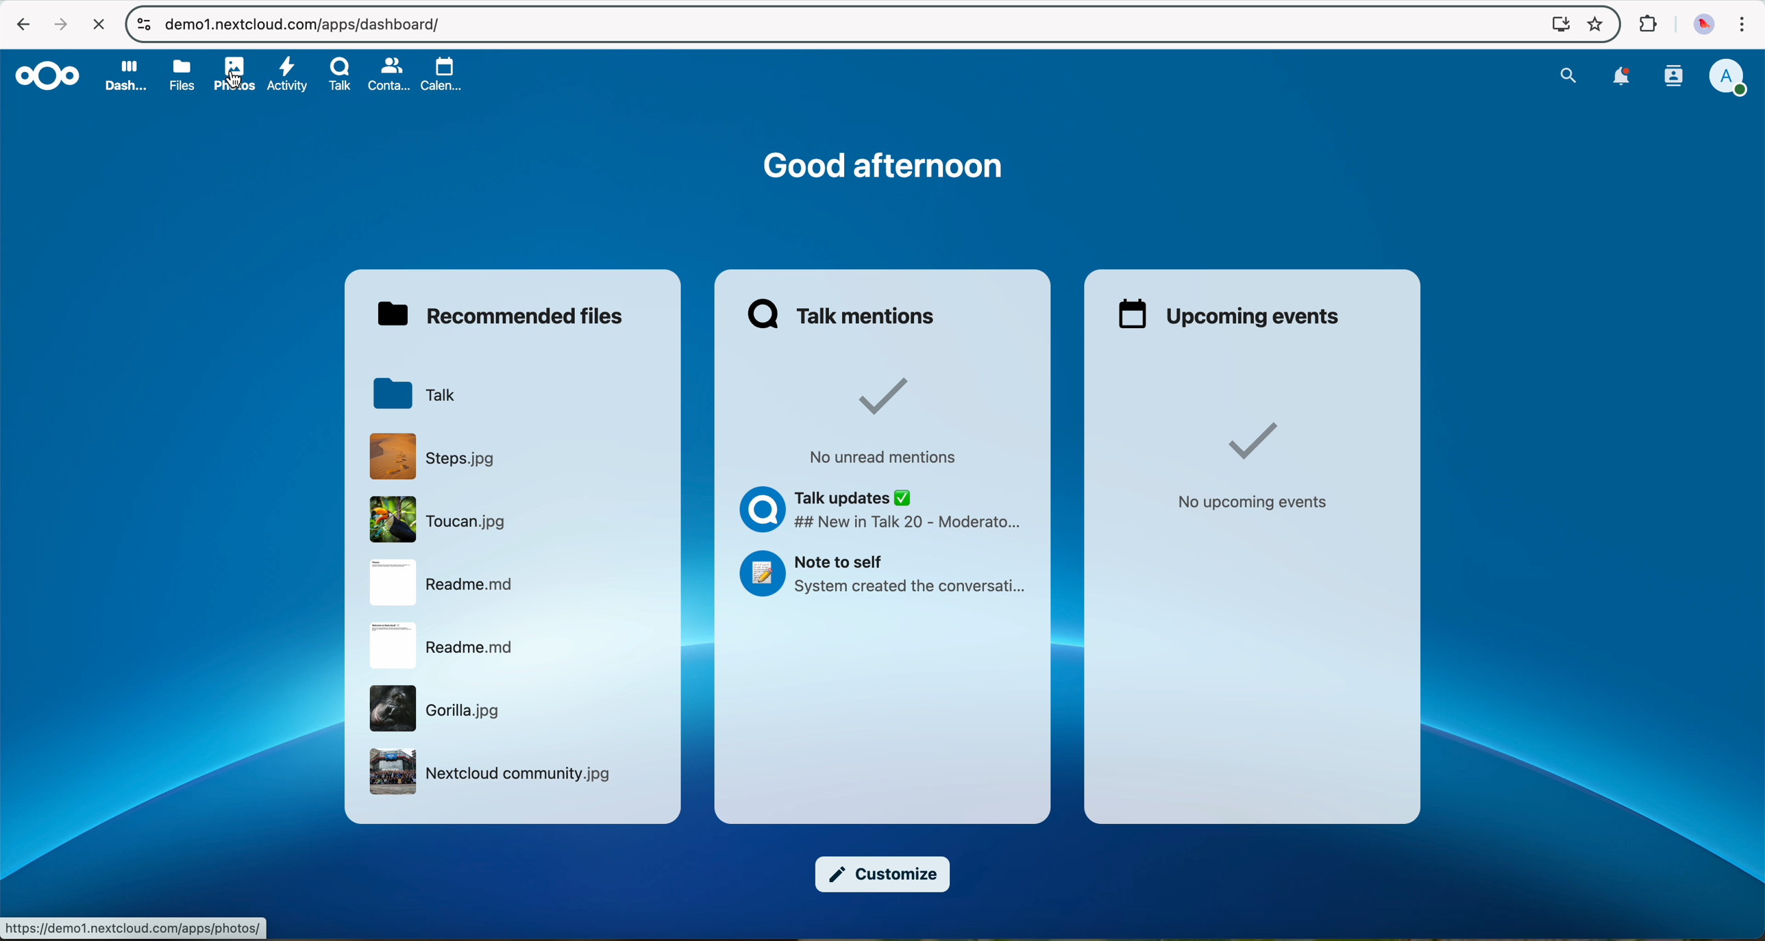 Image resolution: width=1765 pixels, height=941 pixels. What do you see at coordinates (339, 74) in the screenshot?
I see `Talk` at bounding box center [339, 74].